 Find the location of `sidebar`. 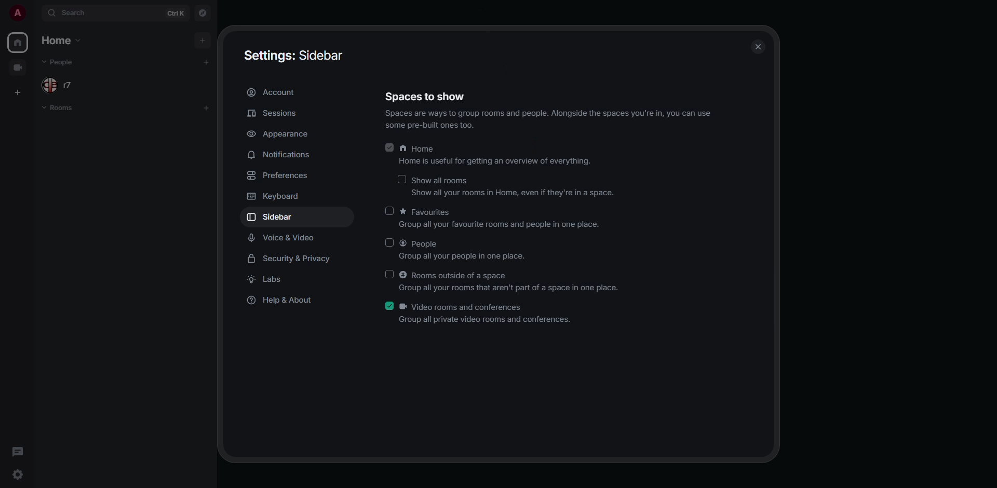

sidebar is located at coordinates (278, 217).